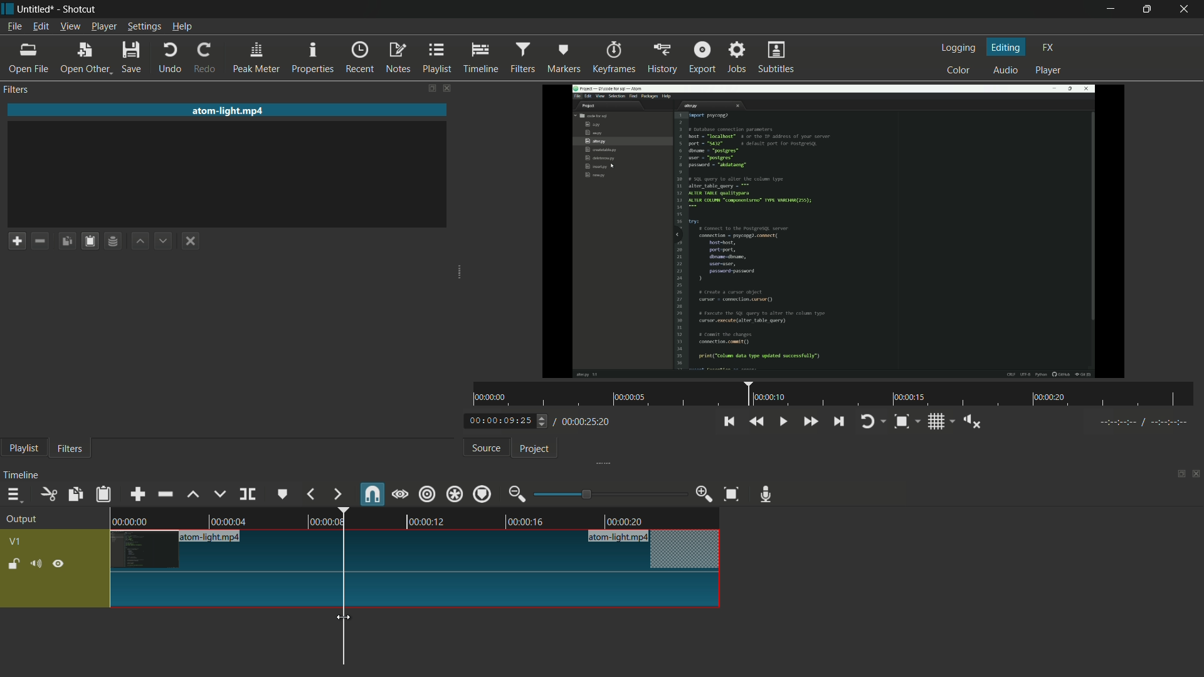 Image resolution: width=1204 pixels, height=677 pixels. I want to click on v1, so click(14, 542).